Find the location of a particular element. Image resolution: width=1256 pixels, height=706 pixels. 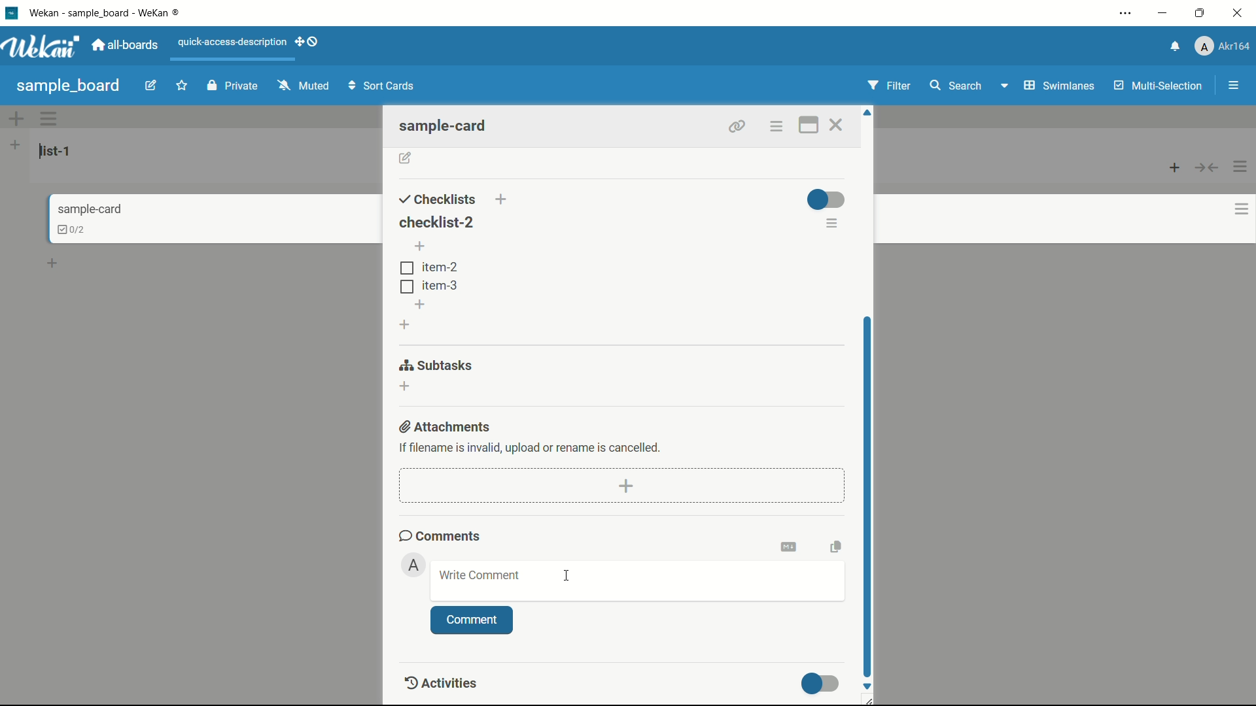

cursor is located at coordinates (567, 575).